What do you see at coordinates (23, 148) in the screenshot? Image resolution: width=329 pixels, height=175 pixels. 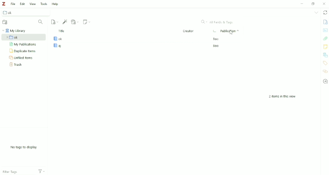 I see `No tags to display` at bounding box center [23, 148].